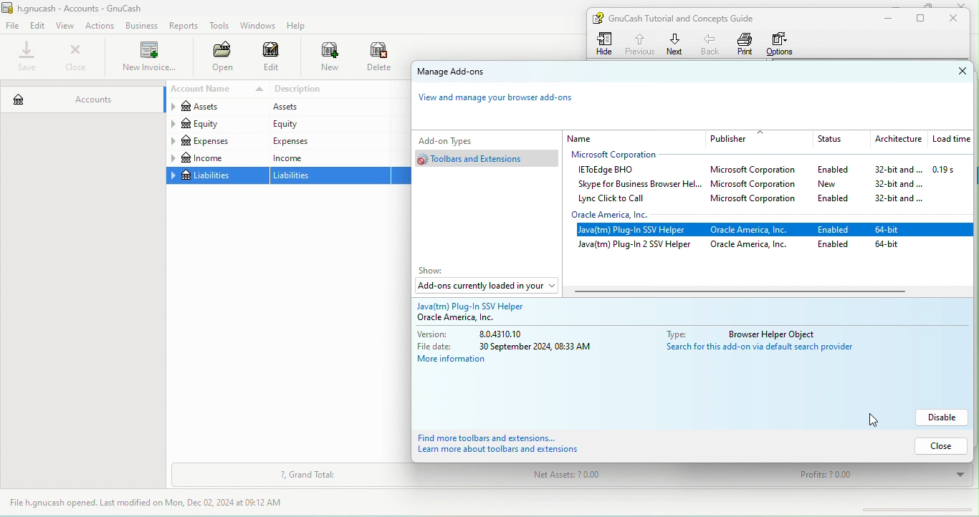  I want to click on enabled, so click(839, 198).